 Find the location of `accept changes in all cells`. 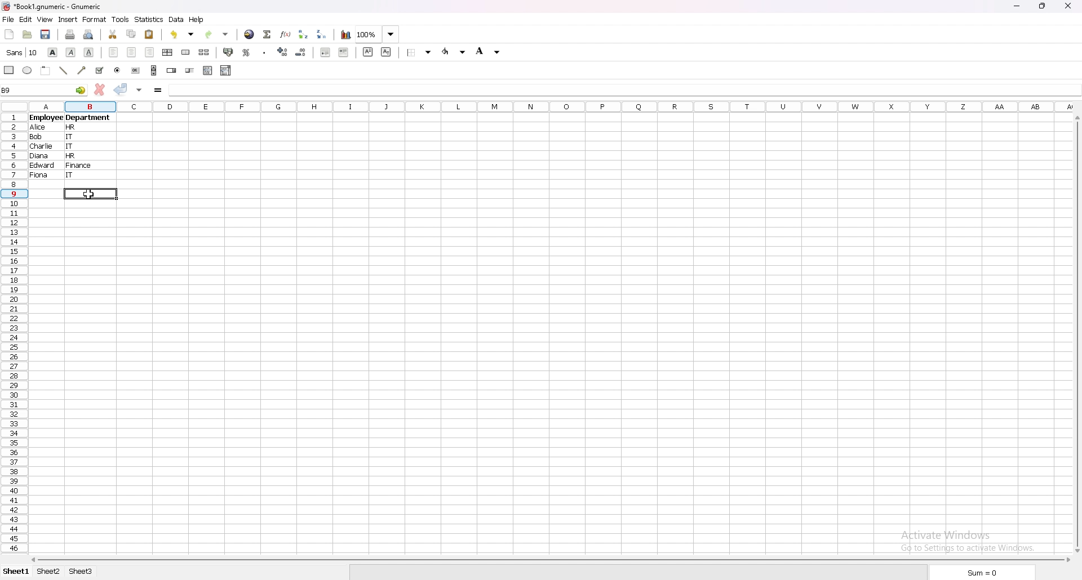

accept changes in all cells is located at coordinates (139, 90).